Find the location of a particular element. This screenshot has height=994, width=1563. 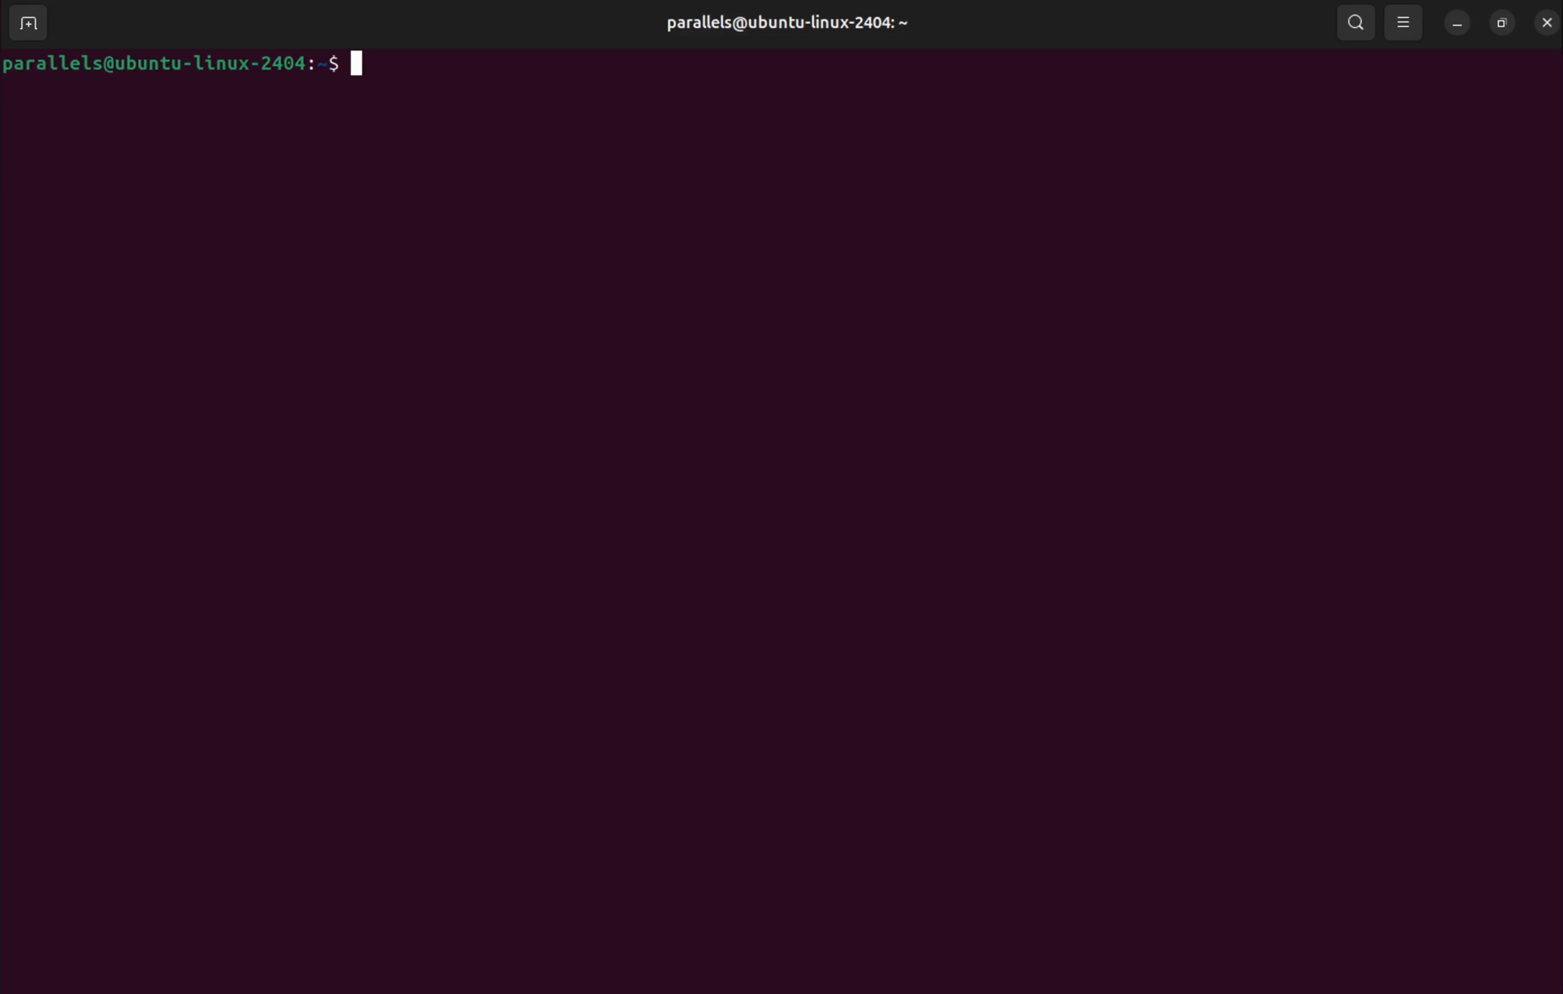

search is located at coordinates (1356, 23).